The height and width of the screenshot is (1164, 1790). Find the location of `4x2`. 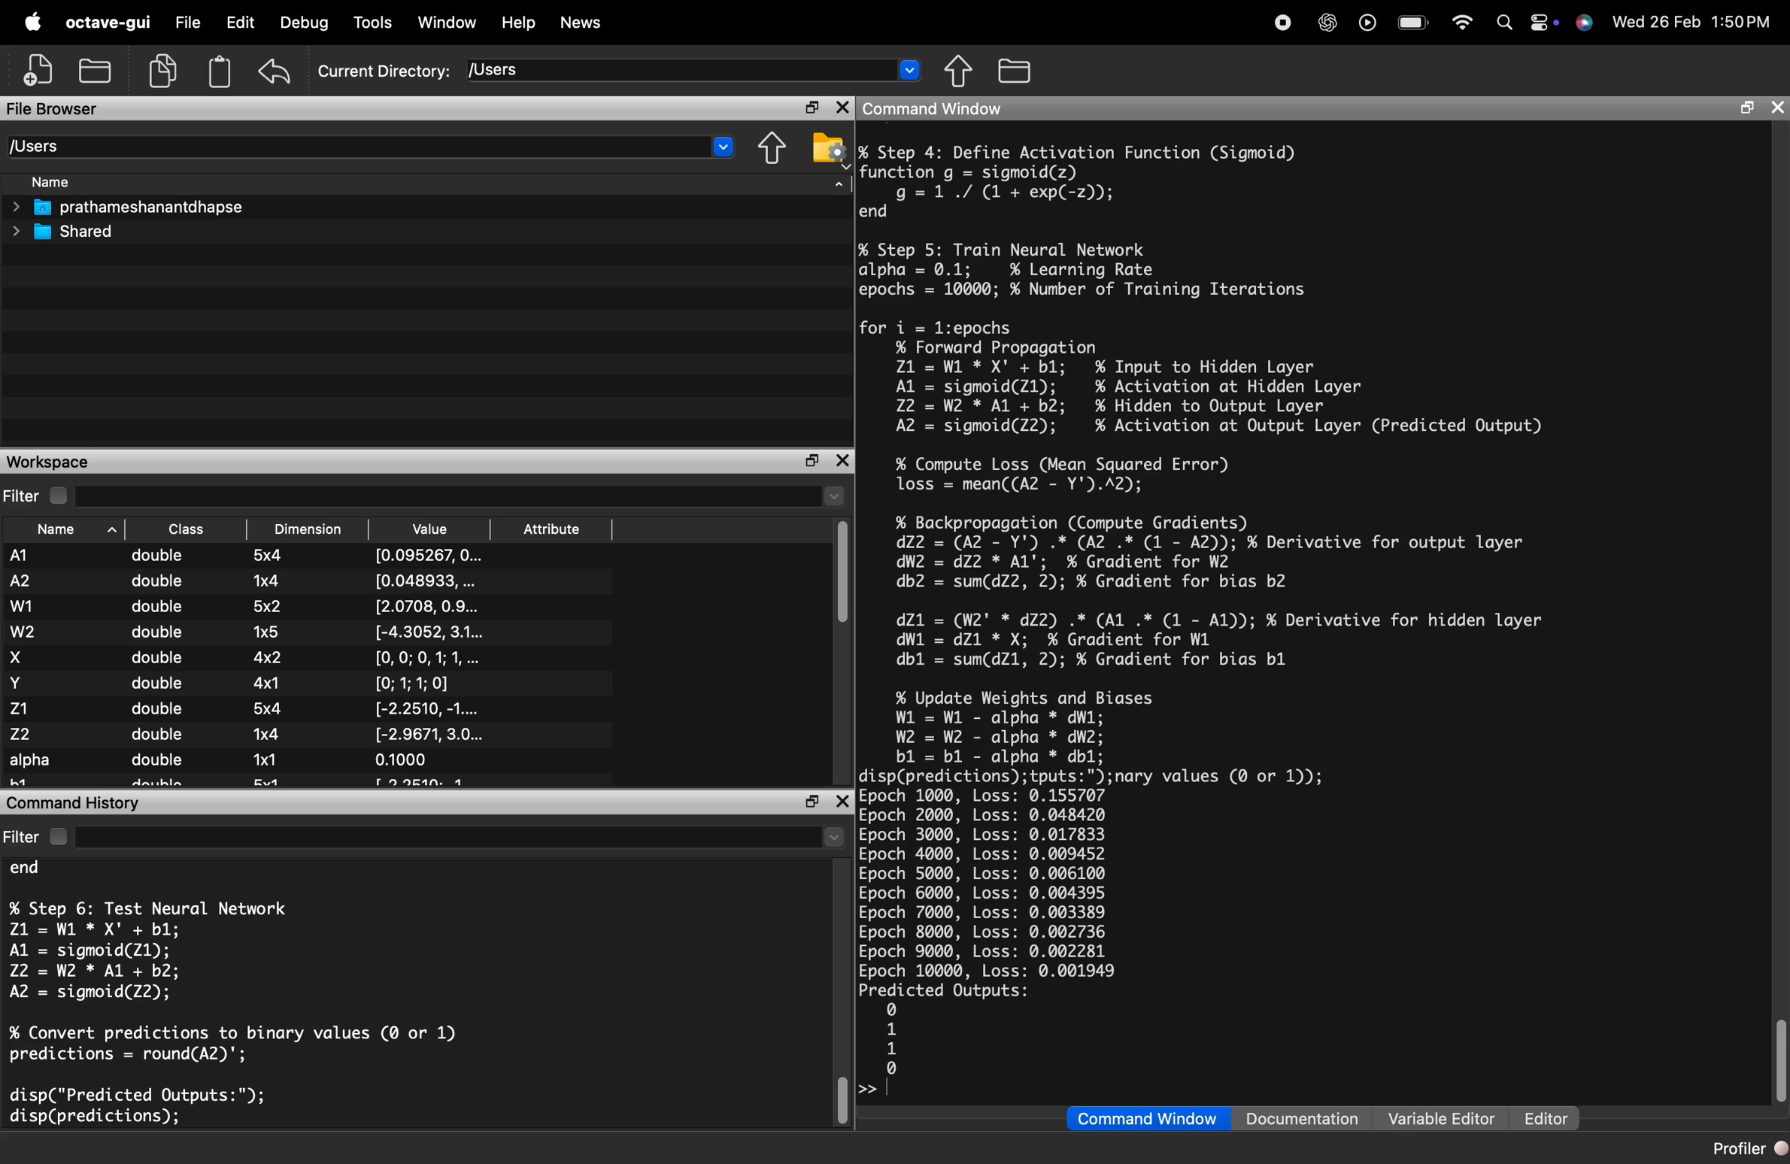

4x2 is located at coordinates (268, 658).